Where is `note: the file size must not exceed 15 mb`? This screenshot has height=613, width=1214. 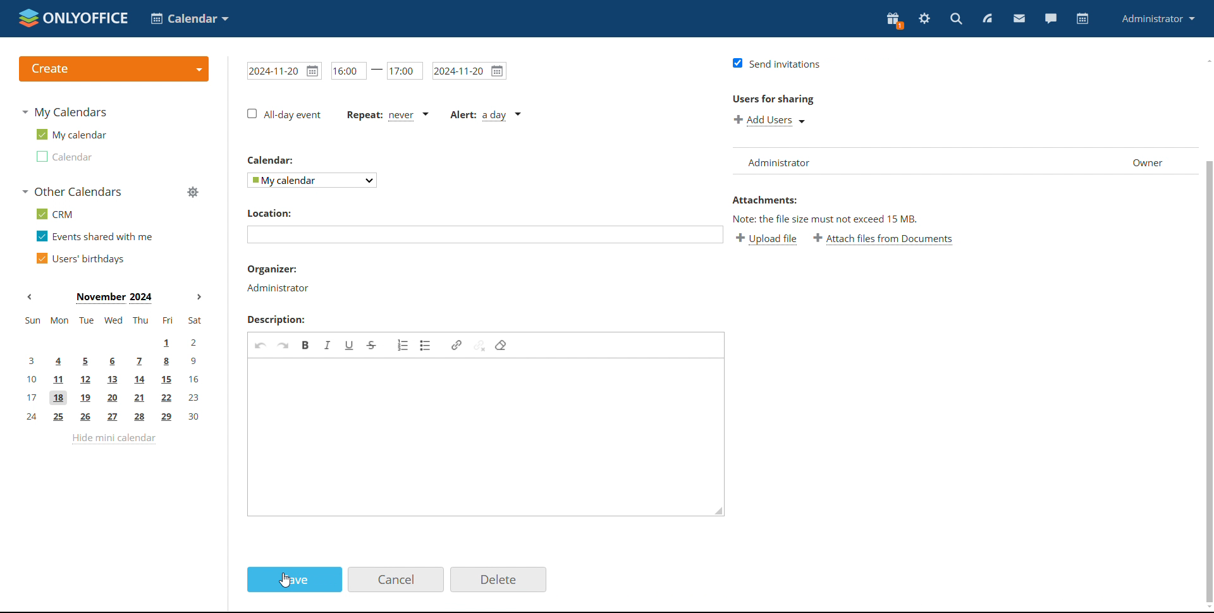 note: the file size must not exceed 15 mb is located at coordinates (824, 219).